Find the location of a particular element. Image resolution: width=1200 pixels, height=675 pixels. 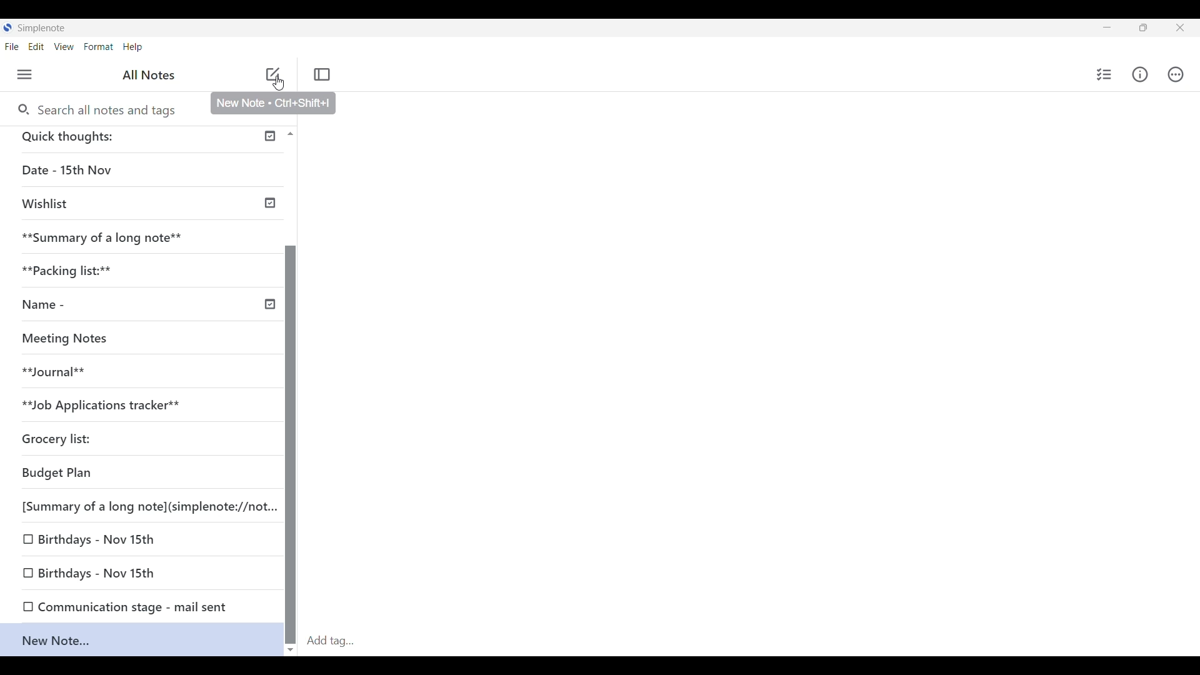

Help  is located at coordinates (133, 47).